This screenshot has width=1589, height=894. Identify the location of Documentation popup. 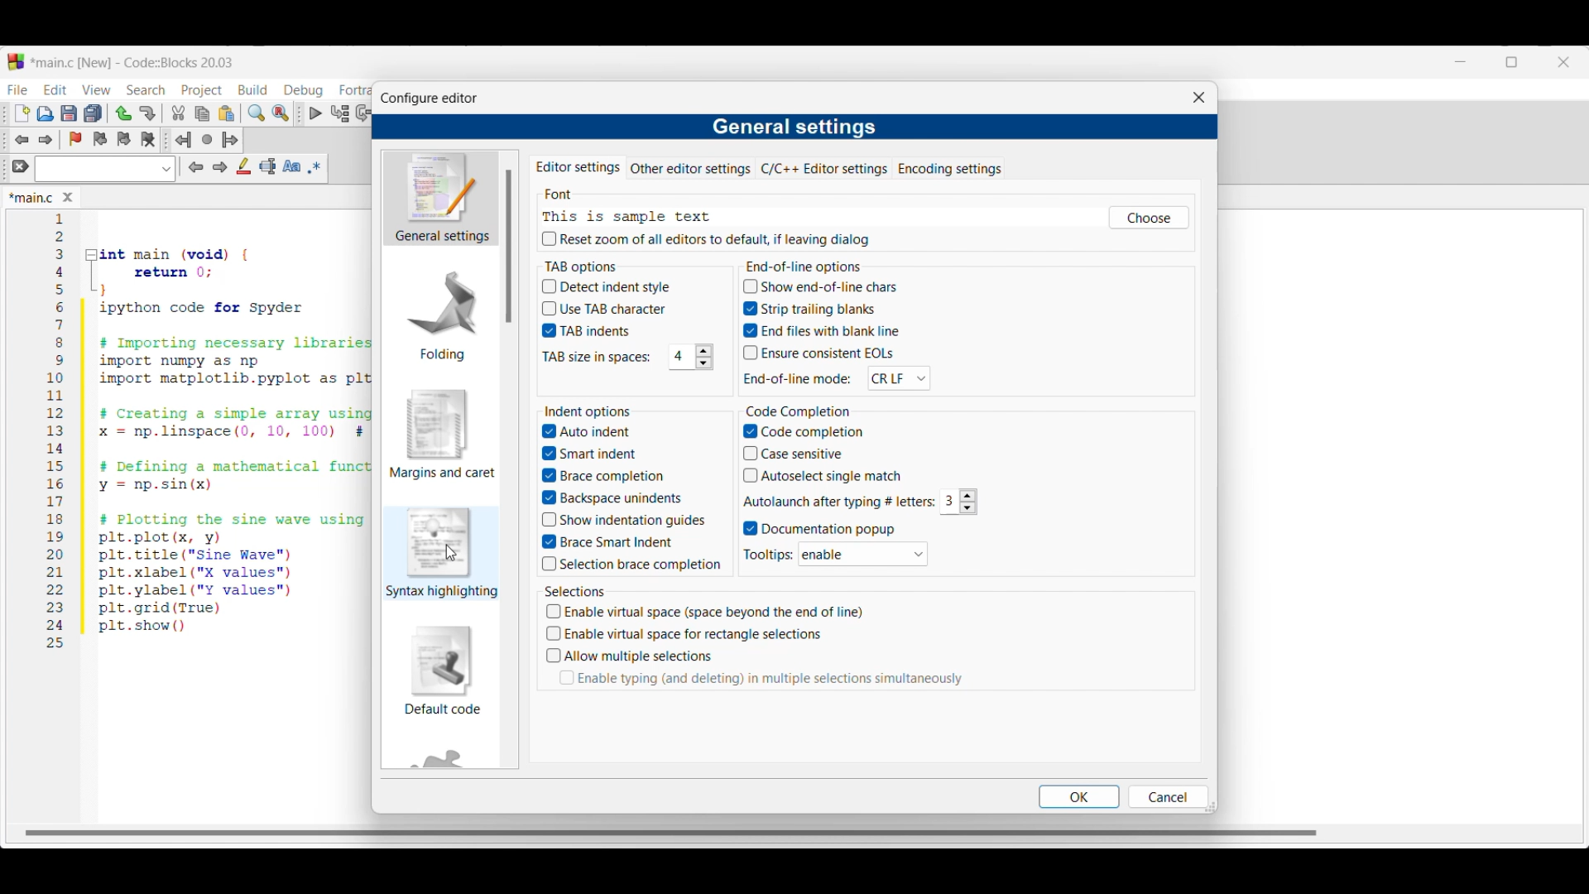
(834, 528).